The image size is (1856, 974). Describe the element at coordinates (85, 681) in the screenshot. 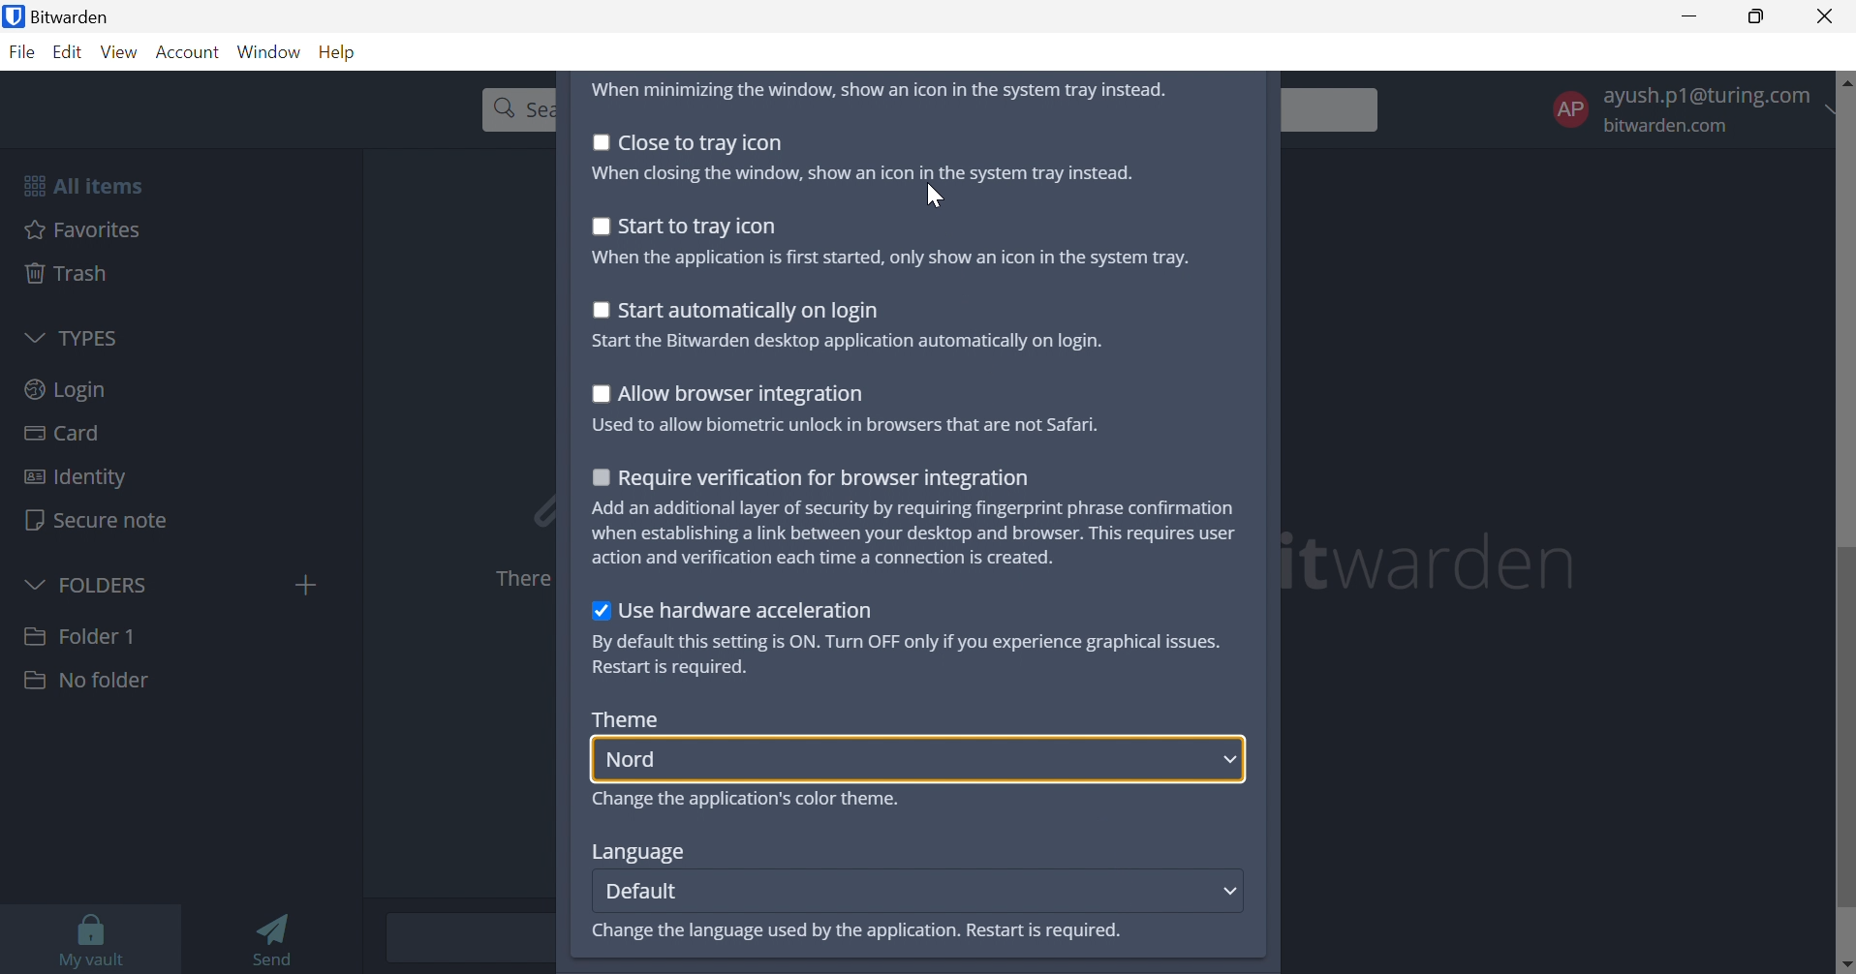

I see `No folder` at that location.